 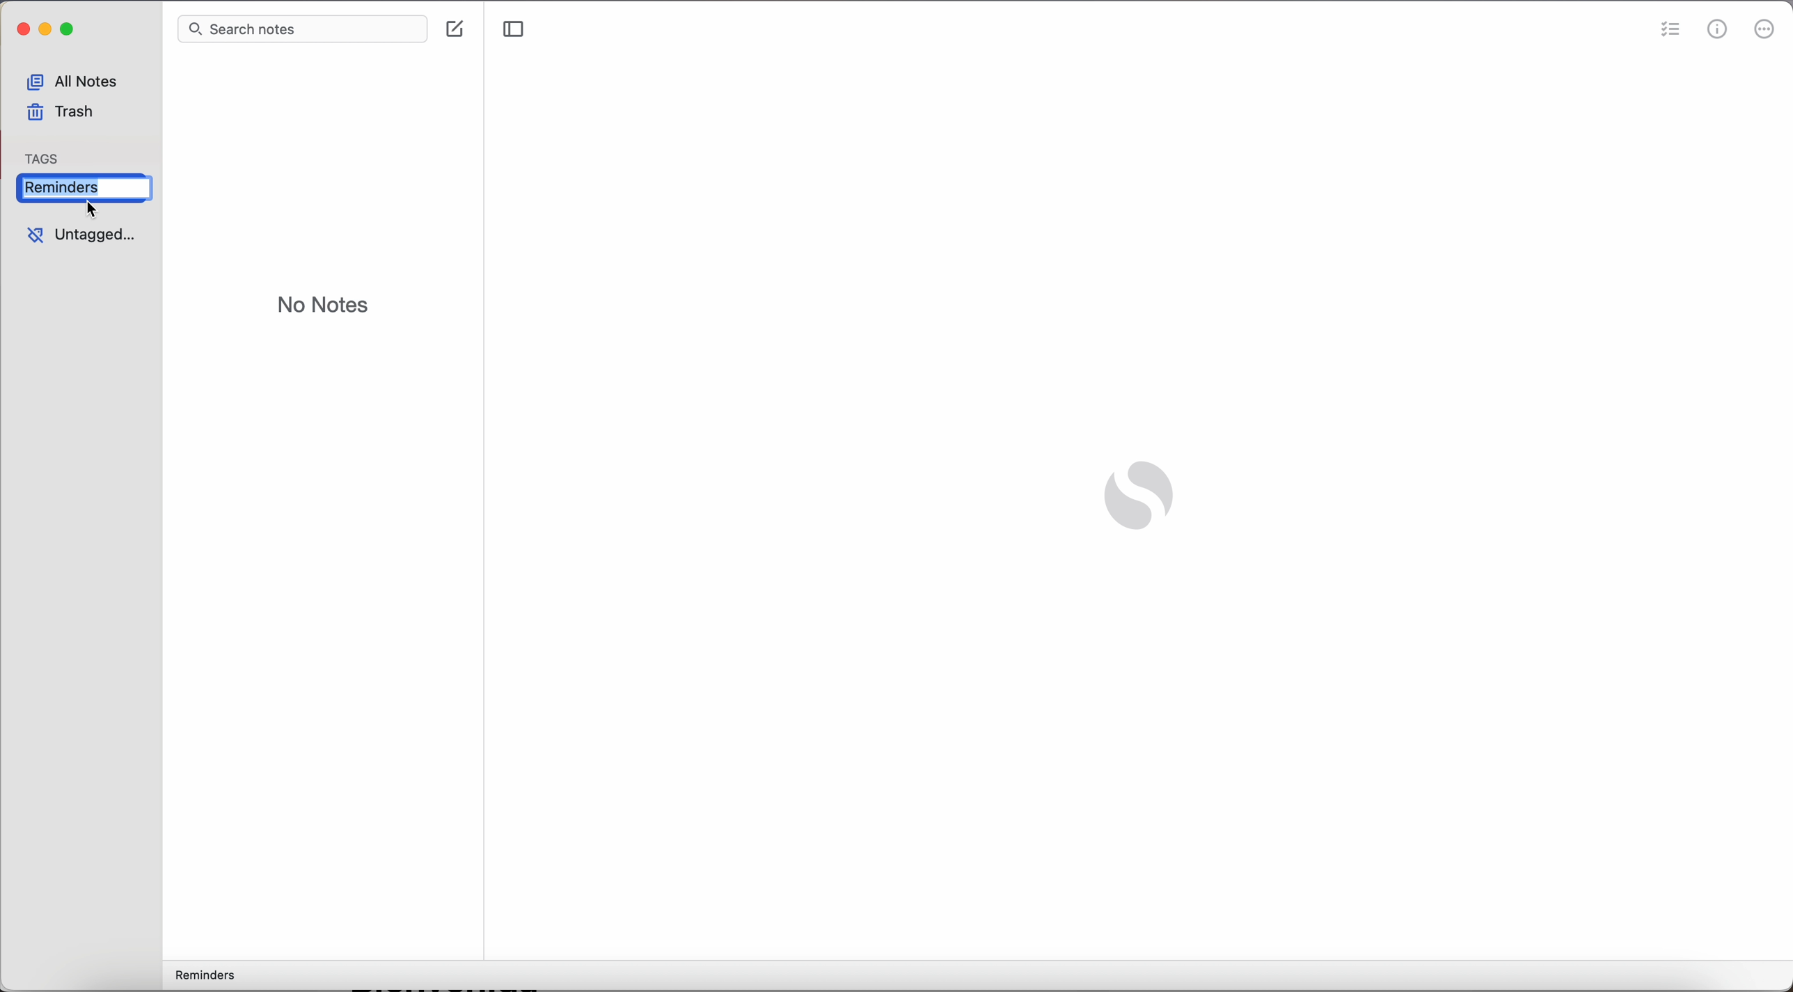 What do you see at coordinates (93, 210) in the screenshot?
I see `cursor` at bounding box center [93, 210].